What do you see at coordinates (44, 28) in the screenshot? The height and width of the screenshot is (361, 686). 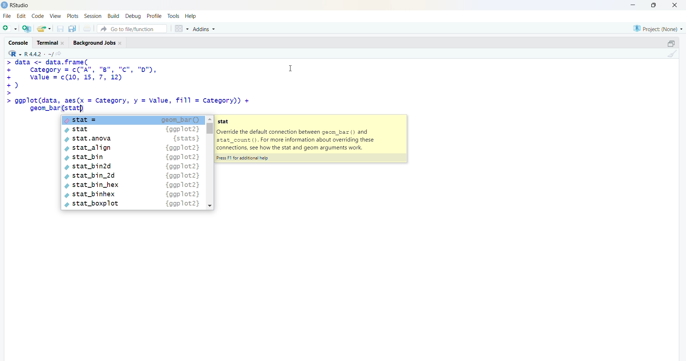 I see `open an existing file` at bounding box center [44, 28].